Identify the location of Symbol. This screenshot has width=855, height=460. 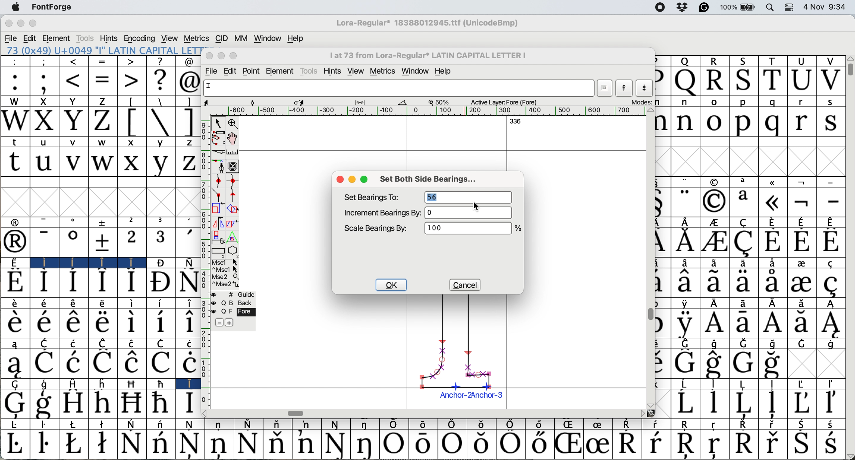
(685, 364).